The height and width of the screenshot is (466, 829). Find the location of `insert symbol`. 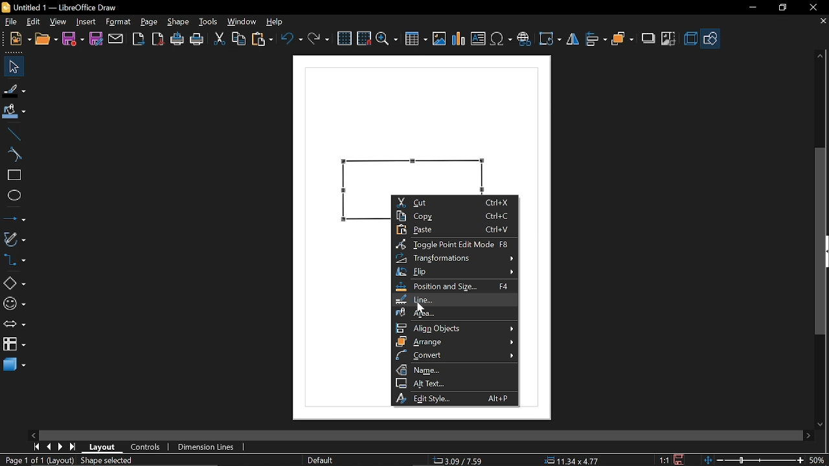

insert symbol is located at coordinates (501, 38).